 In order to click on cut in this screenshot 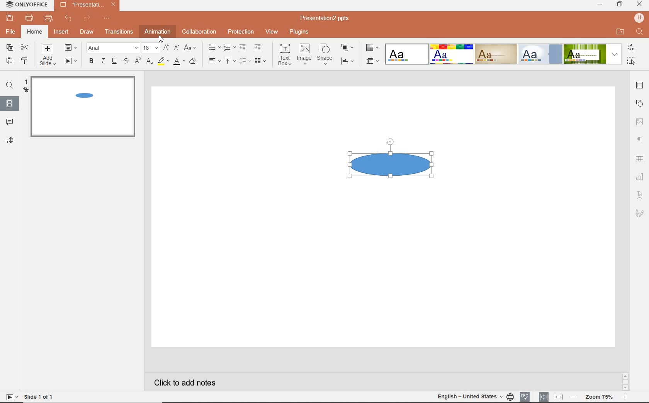, I will do `click(24, 48)`.